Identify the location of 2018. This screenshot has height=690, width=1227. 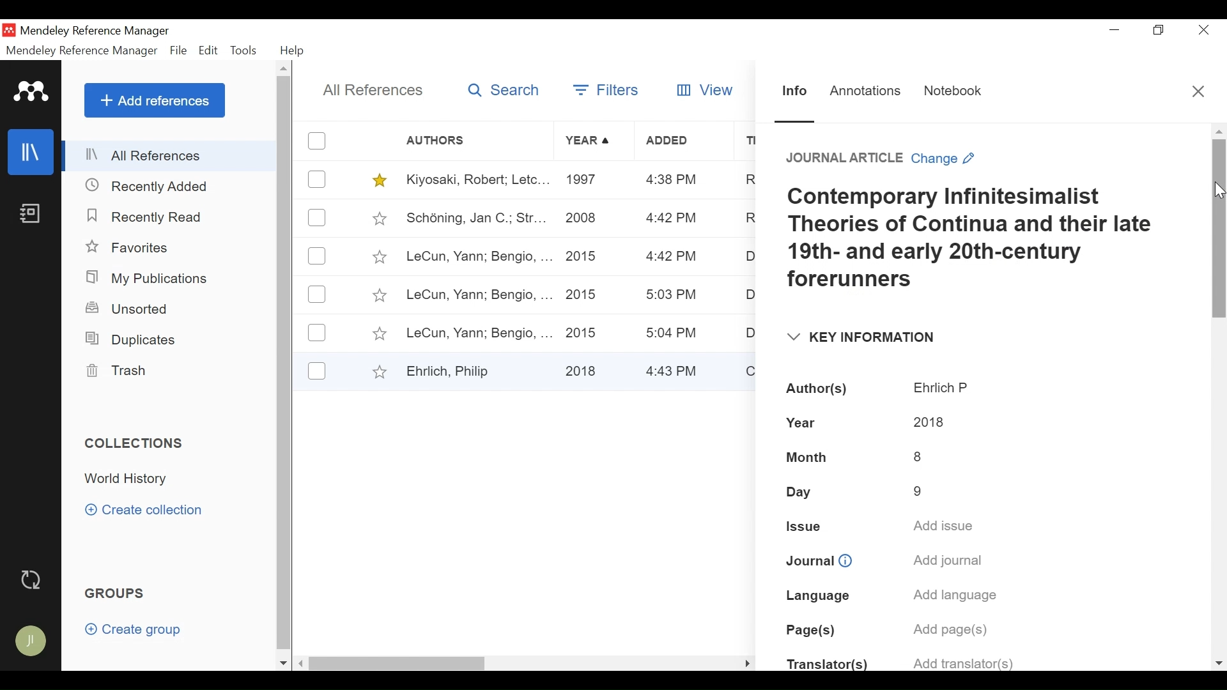
(927, 422).